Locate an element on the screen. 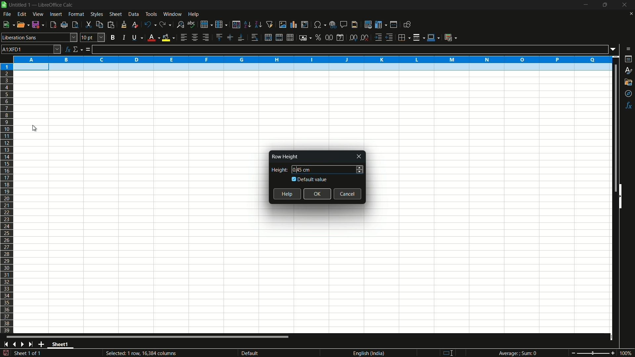 The image size is (635, 357). sort ascending is located at coordinates (247, 25).